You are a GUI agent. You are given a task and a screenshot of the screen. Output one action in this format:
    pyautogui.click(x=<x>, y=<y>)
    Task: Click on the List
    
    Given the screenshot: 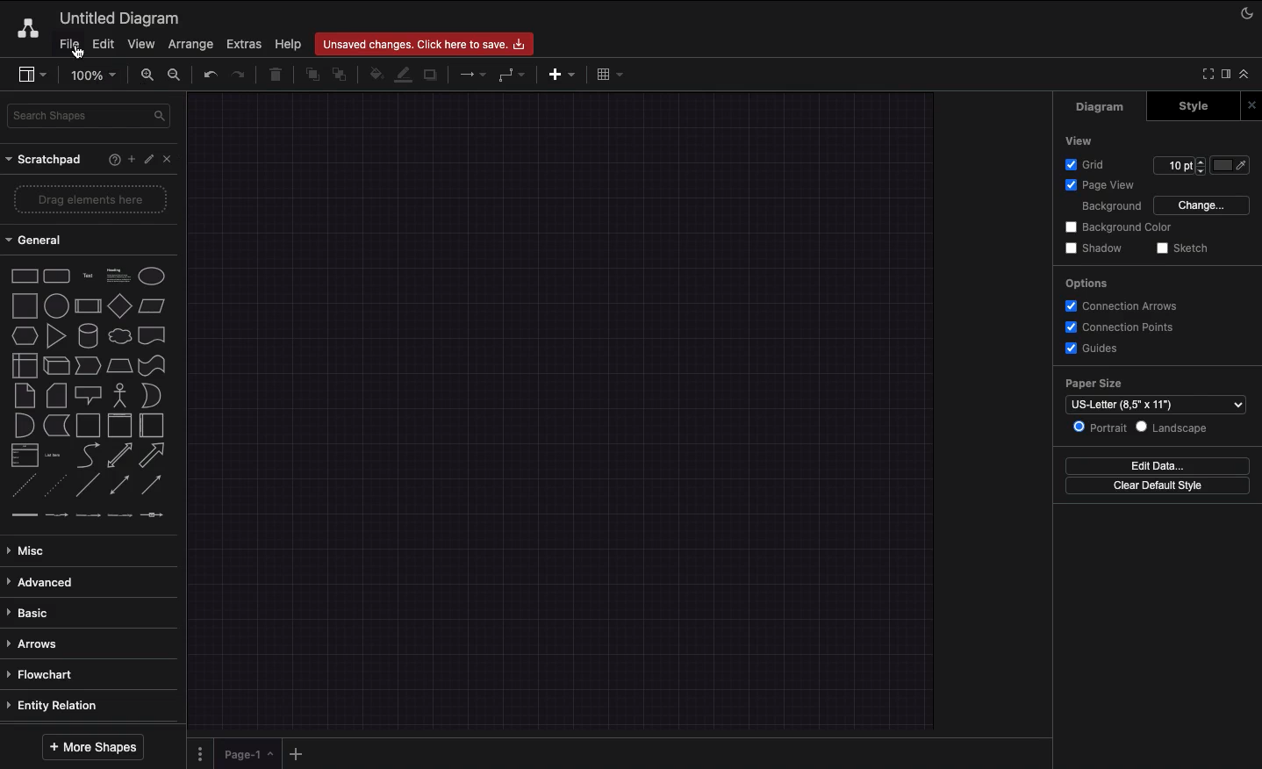 What is the action you would take?
    pyautogui.click(x=23, y=456)
    